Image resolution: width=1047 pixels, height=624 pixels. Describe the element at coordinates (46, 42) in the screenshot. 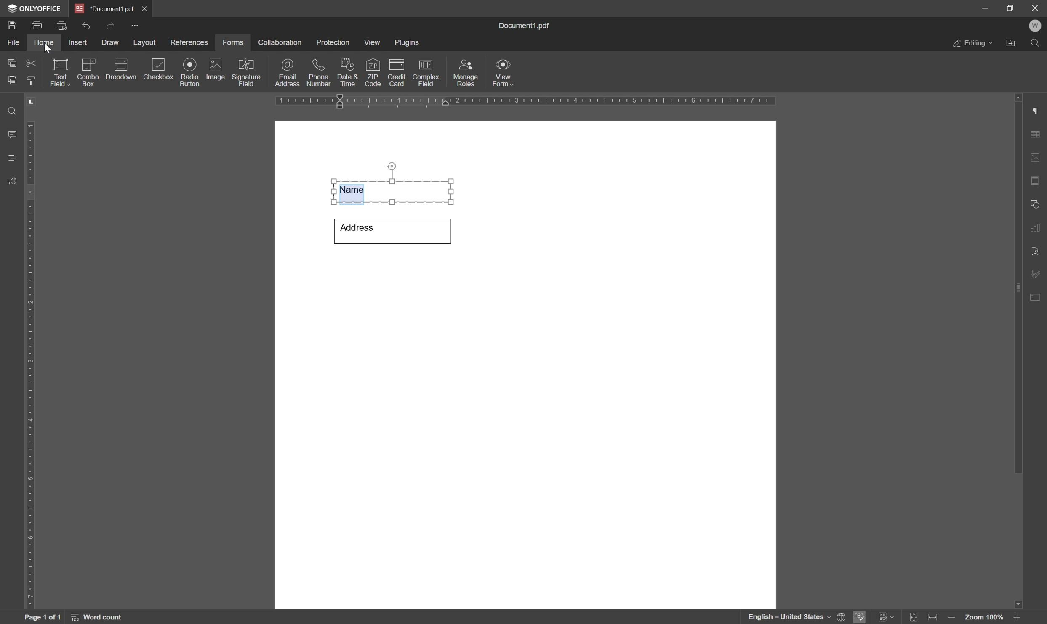

I see `home` at that location.